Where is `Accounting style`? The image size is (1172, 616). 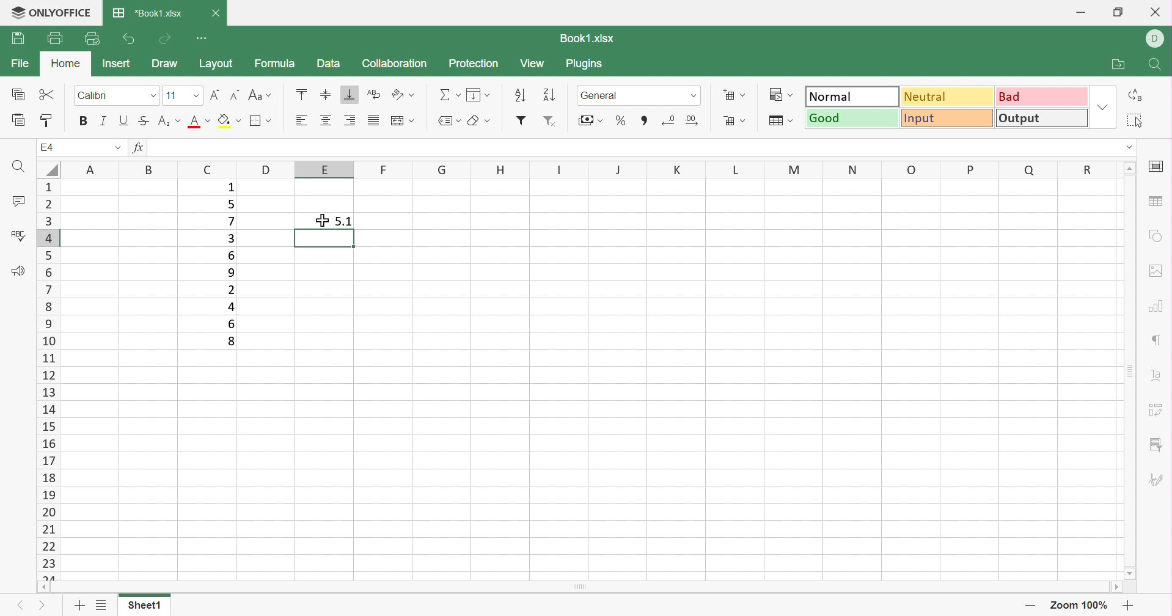
Accounting style is located at coordinates (592, 122).